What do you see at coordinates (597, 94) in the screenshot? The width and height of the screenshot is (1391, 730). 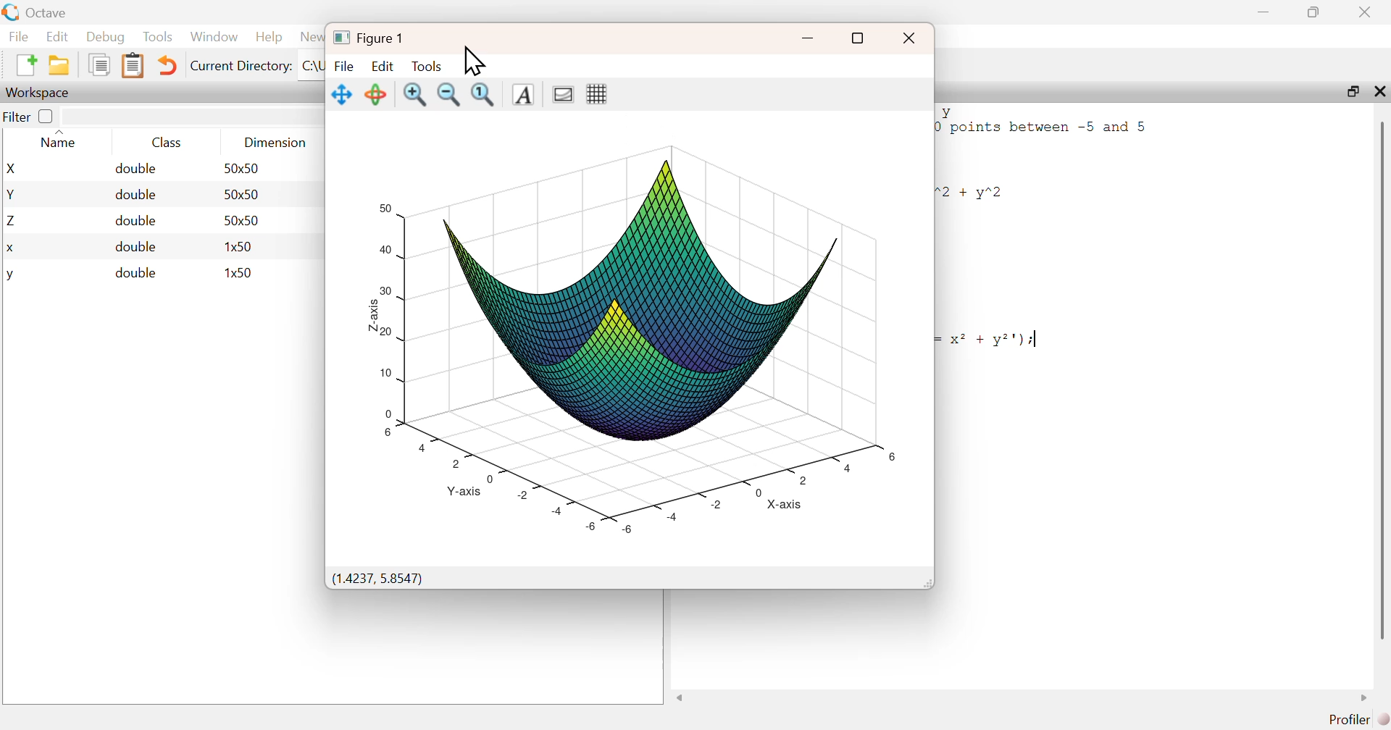 I see `Grid` at bounding box center [597, 94].